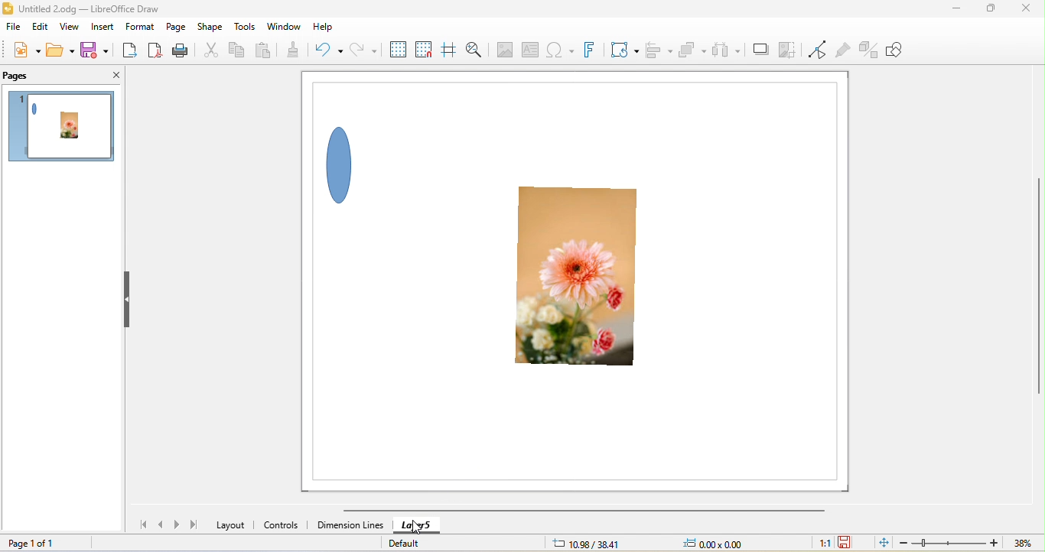 This screenshot has width=1045, height=552. Describe the element at coordinates (587, 543) in the screenshot. I see `10.98/38.41` at that location.